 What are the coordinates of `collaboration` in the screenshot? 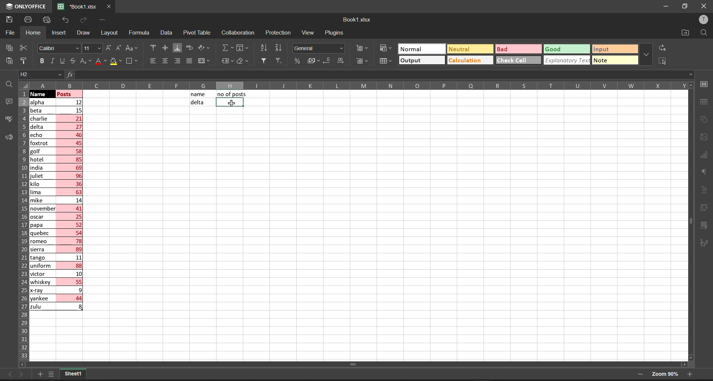 It's located at (239, 32).